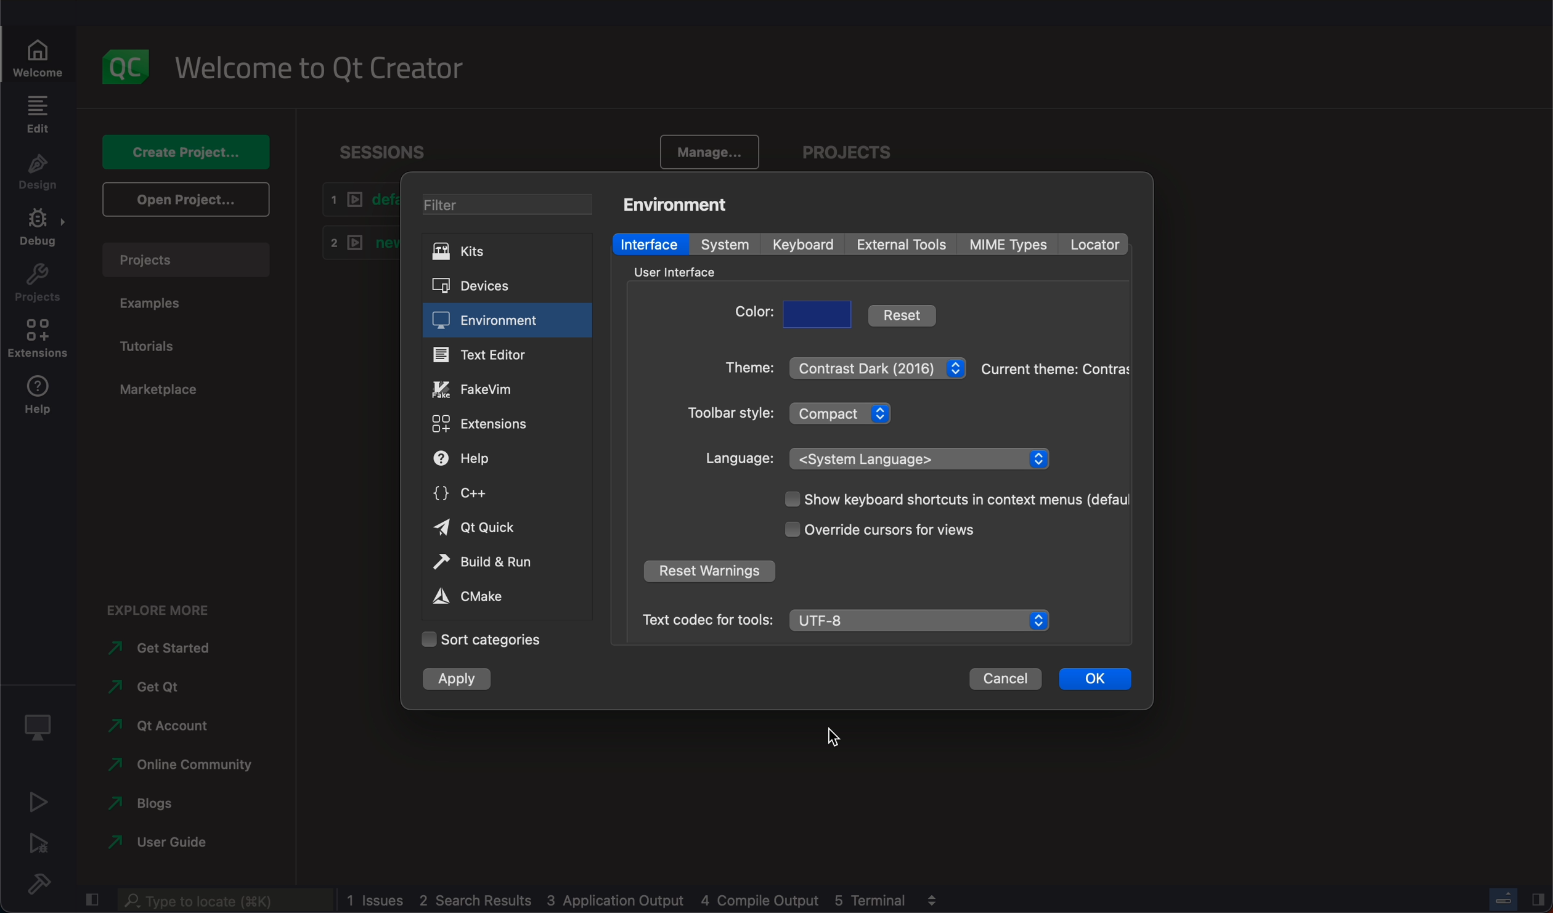 Image resolution: width=1553 pixels, height=913 pixels. What do you see at coordinates (156, 683) in the screenshot?
I see `get` at bounding box center [156, 683].